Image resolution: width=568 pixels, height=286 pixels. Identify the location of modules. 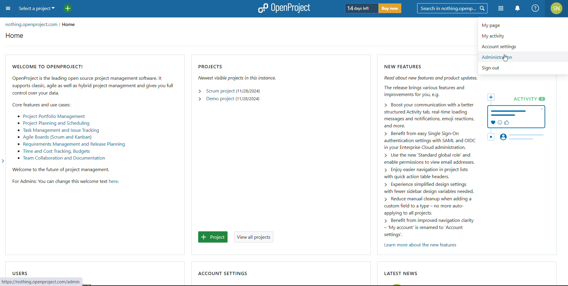
(501, 9).